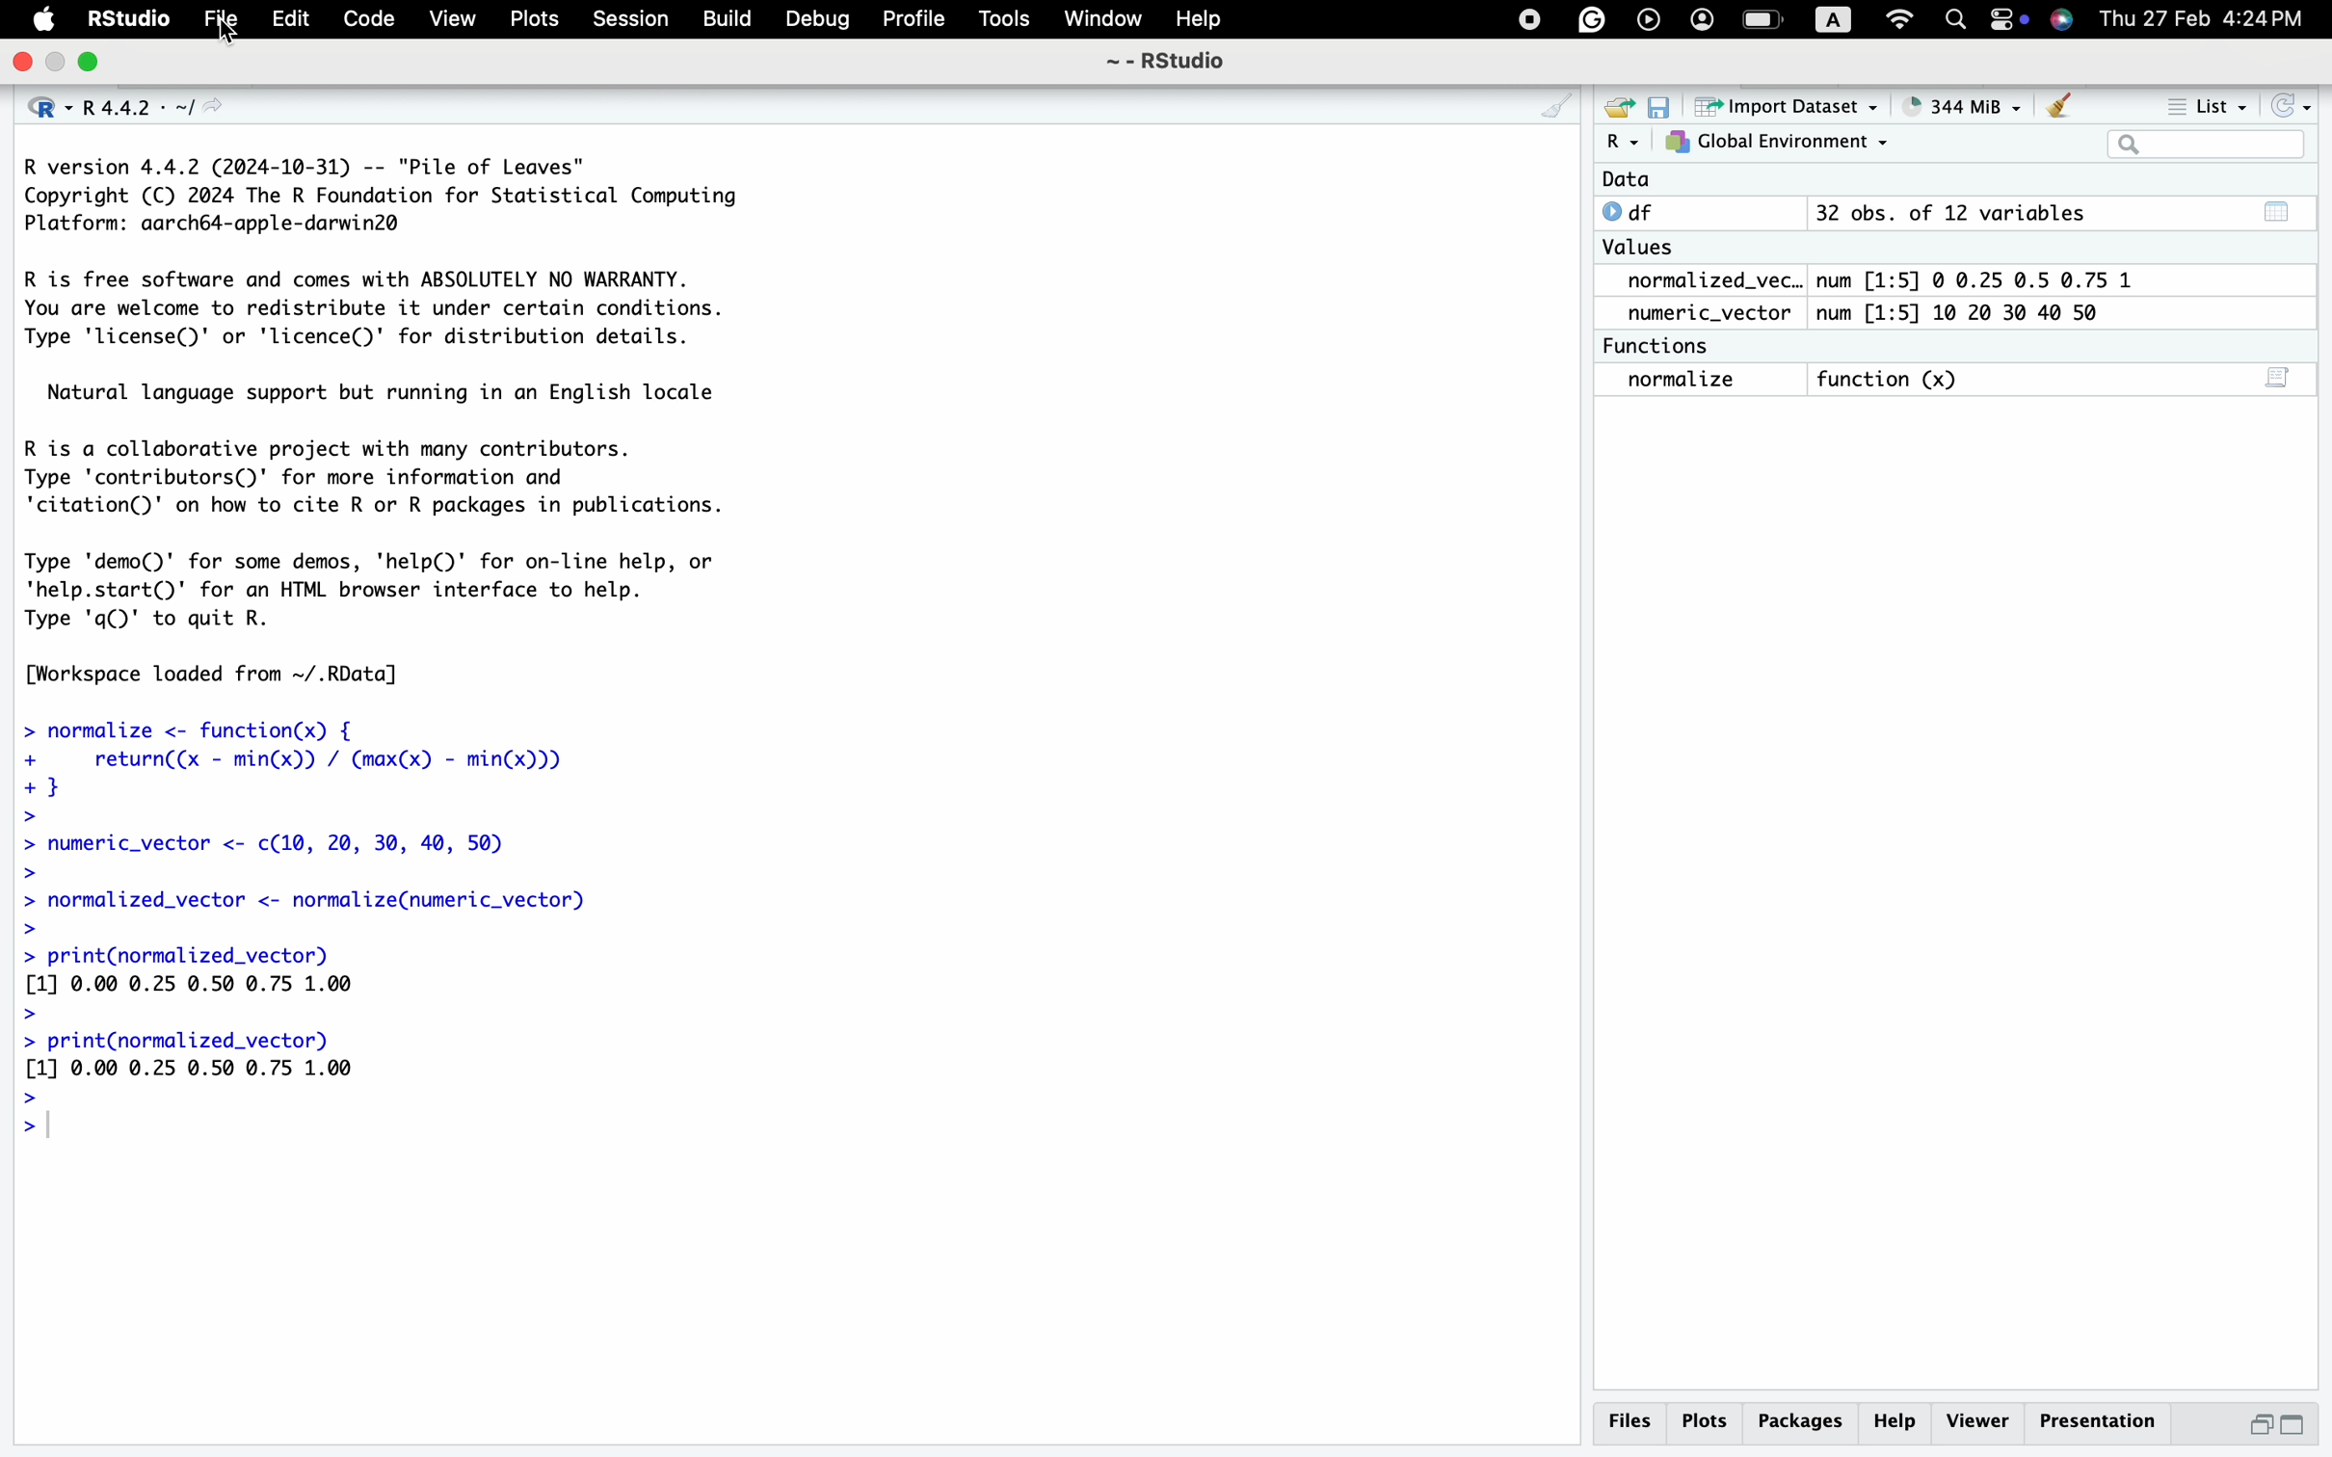 This screenshot has height=1457, width=2332. What do you see at coordinates (1199, 22) in the screenshot?
I see `Help` at bounding box center [1199, 22].